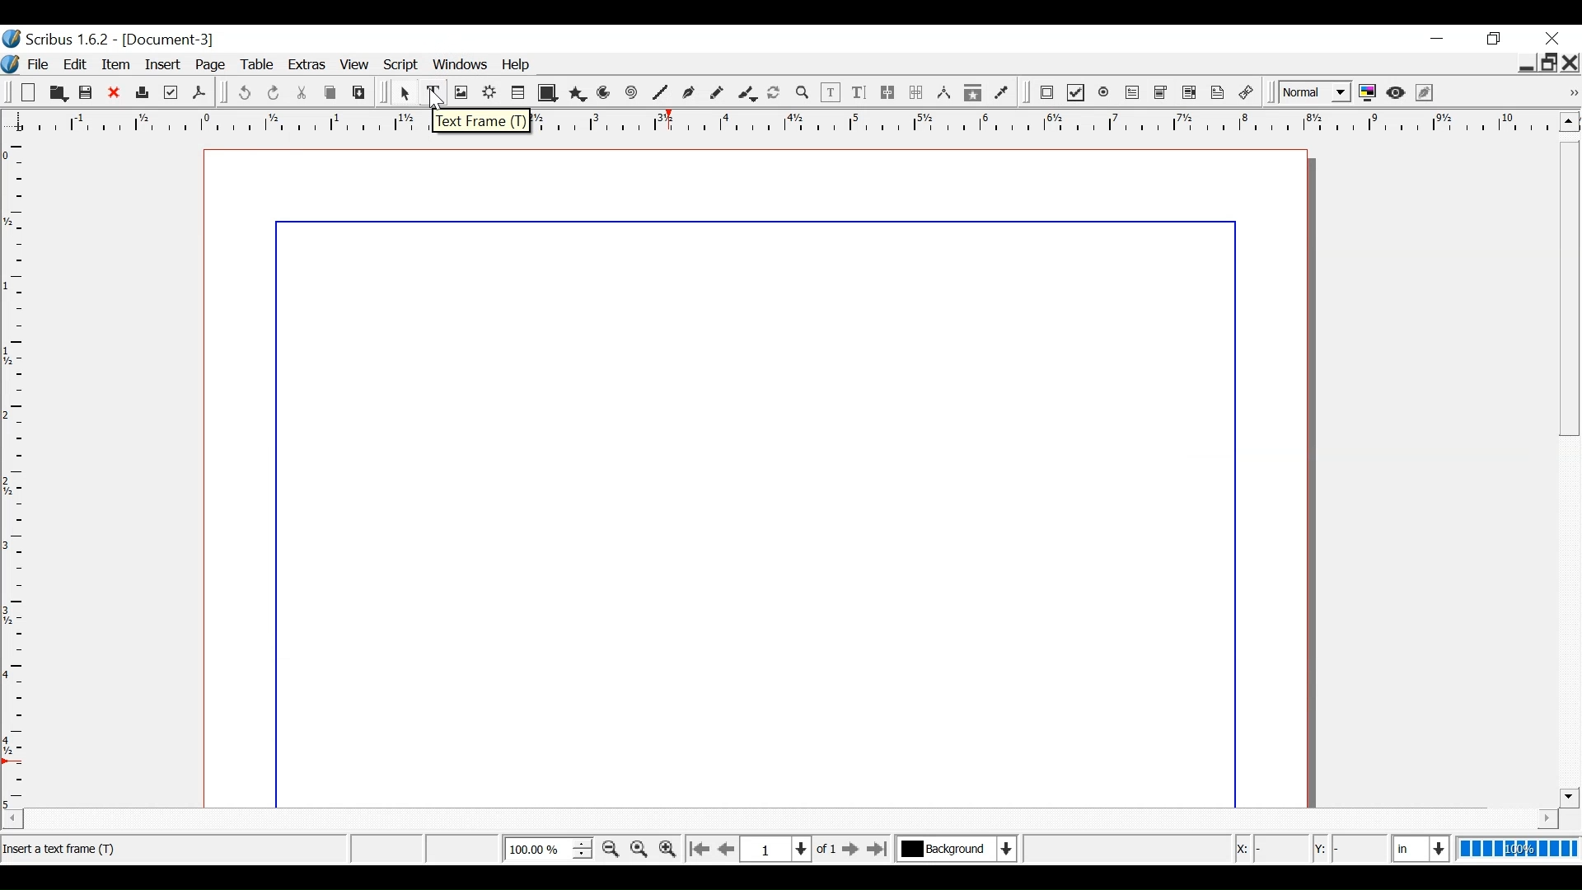 The height and width of the screenshot is (890, 1582). I want to click on Reset Zoom, so click(640, 848).